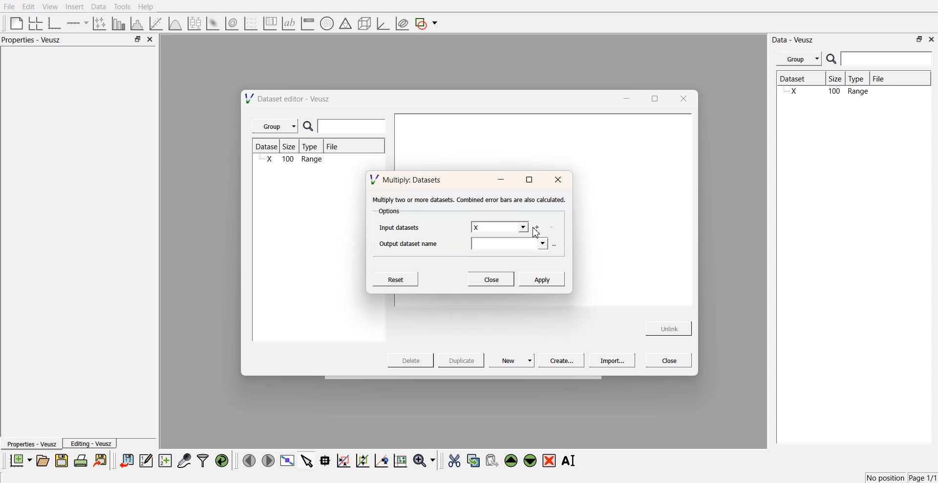 The image size is (938, 483). I want to click on Close, so click(669, 360).